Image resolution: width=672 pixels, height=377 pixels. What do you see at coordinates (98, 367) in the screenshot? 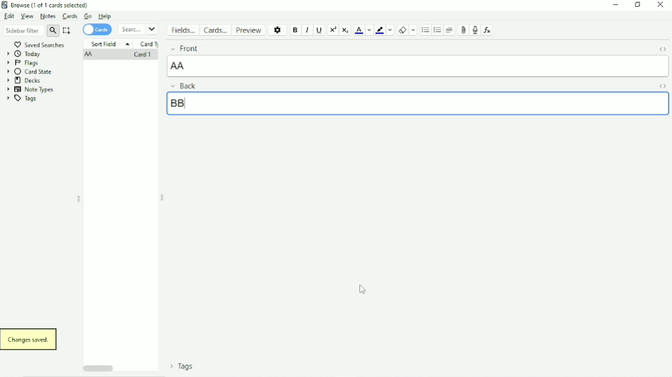
I see `Horizontal scrollbar` at bounding box center [98, 367].